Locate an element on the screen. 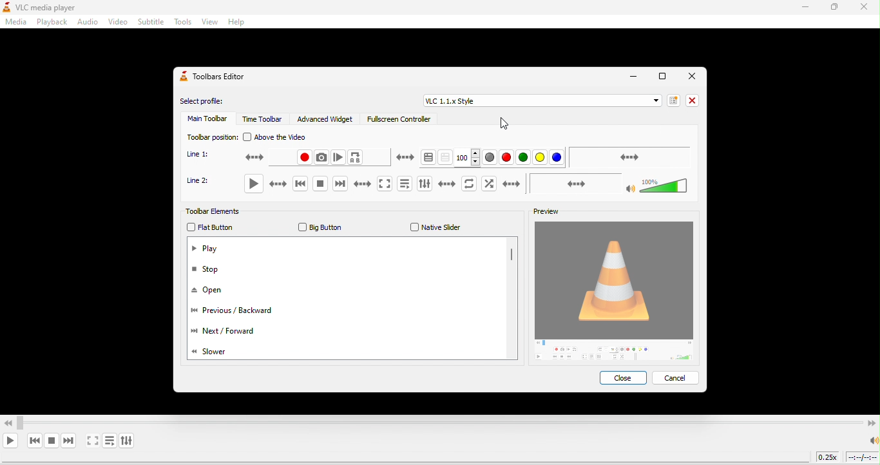  show extended settings is located at coordinates (129, 439).